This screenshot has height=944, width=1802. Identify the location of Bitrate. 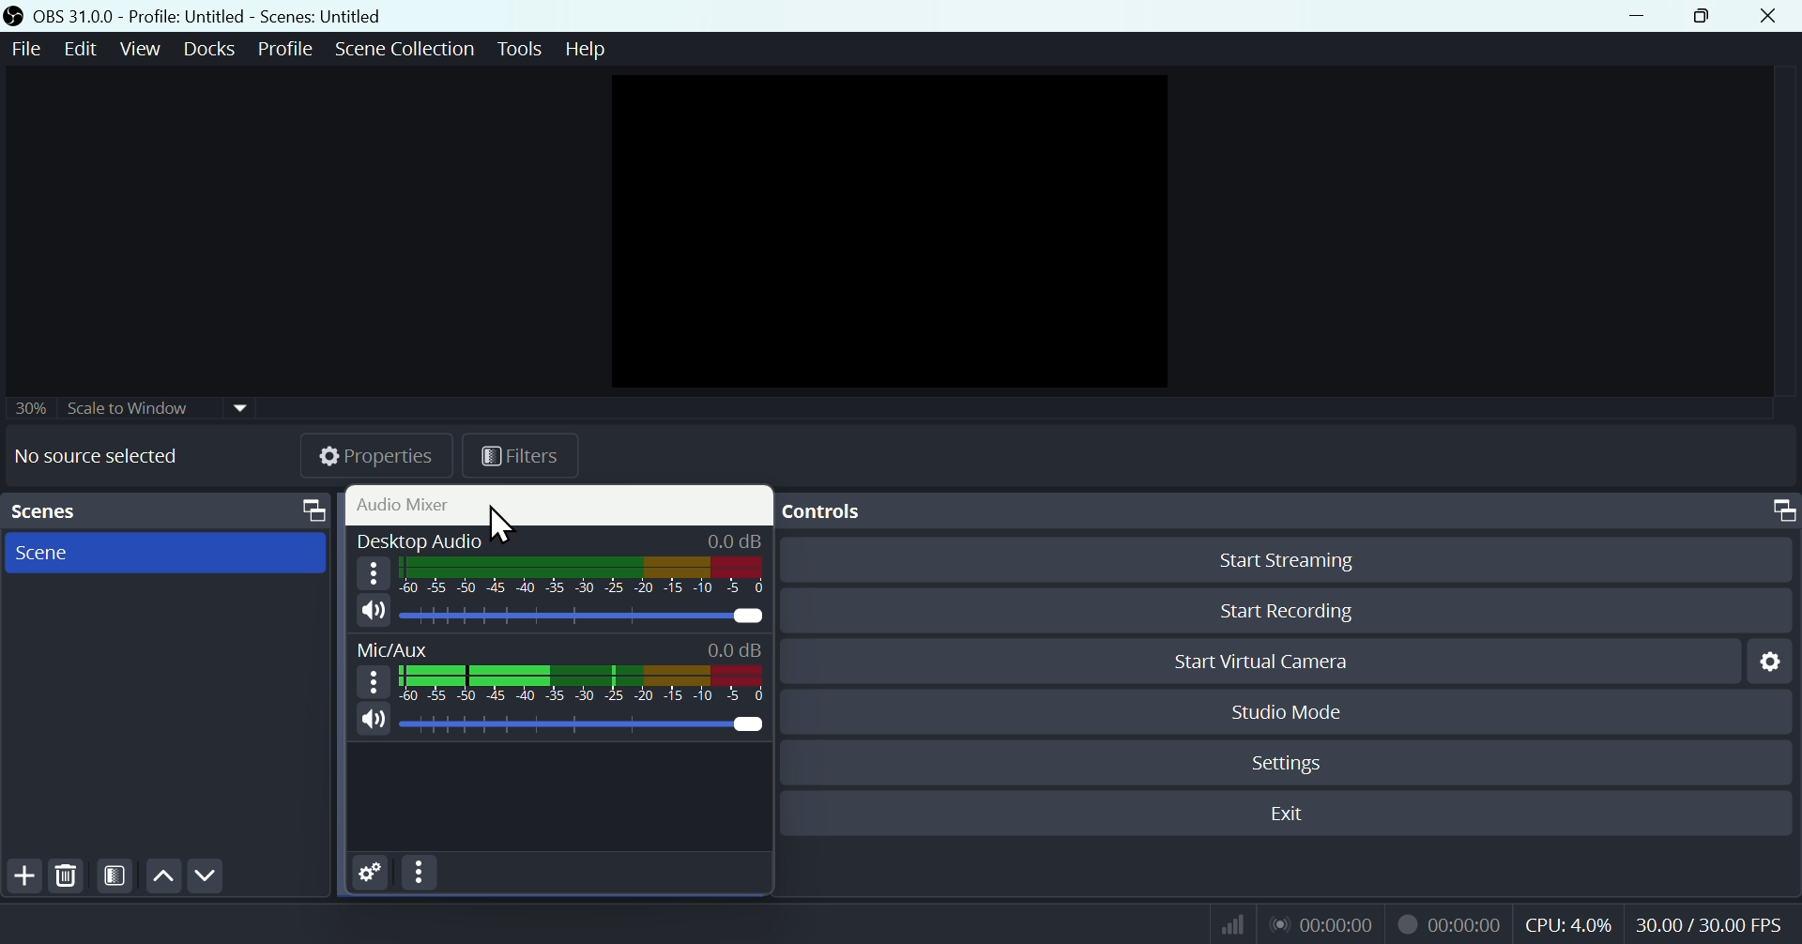
(1229, 924).